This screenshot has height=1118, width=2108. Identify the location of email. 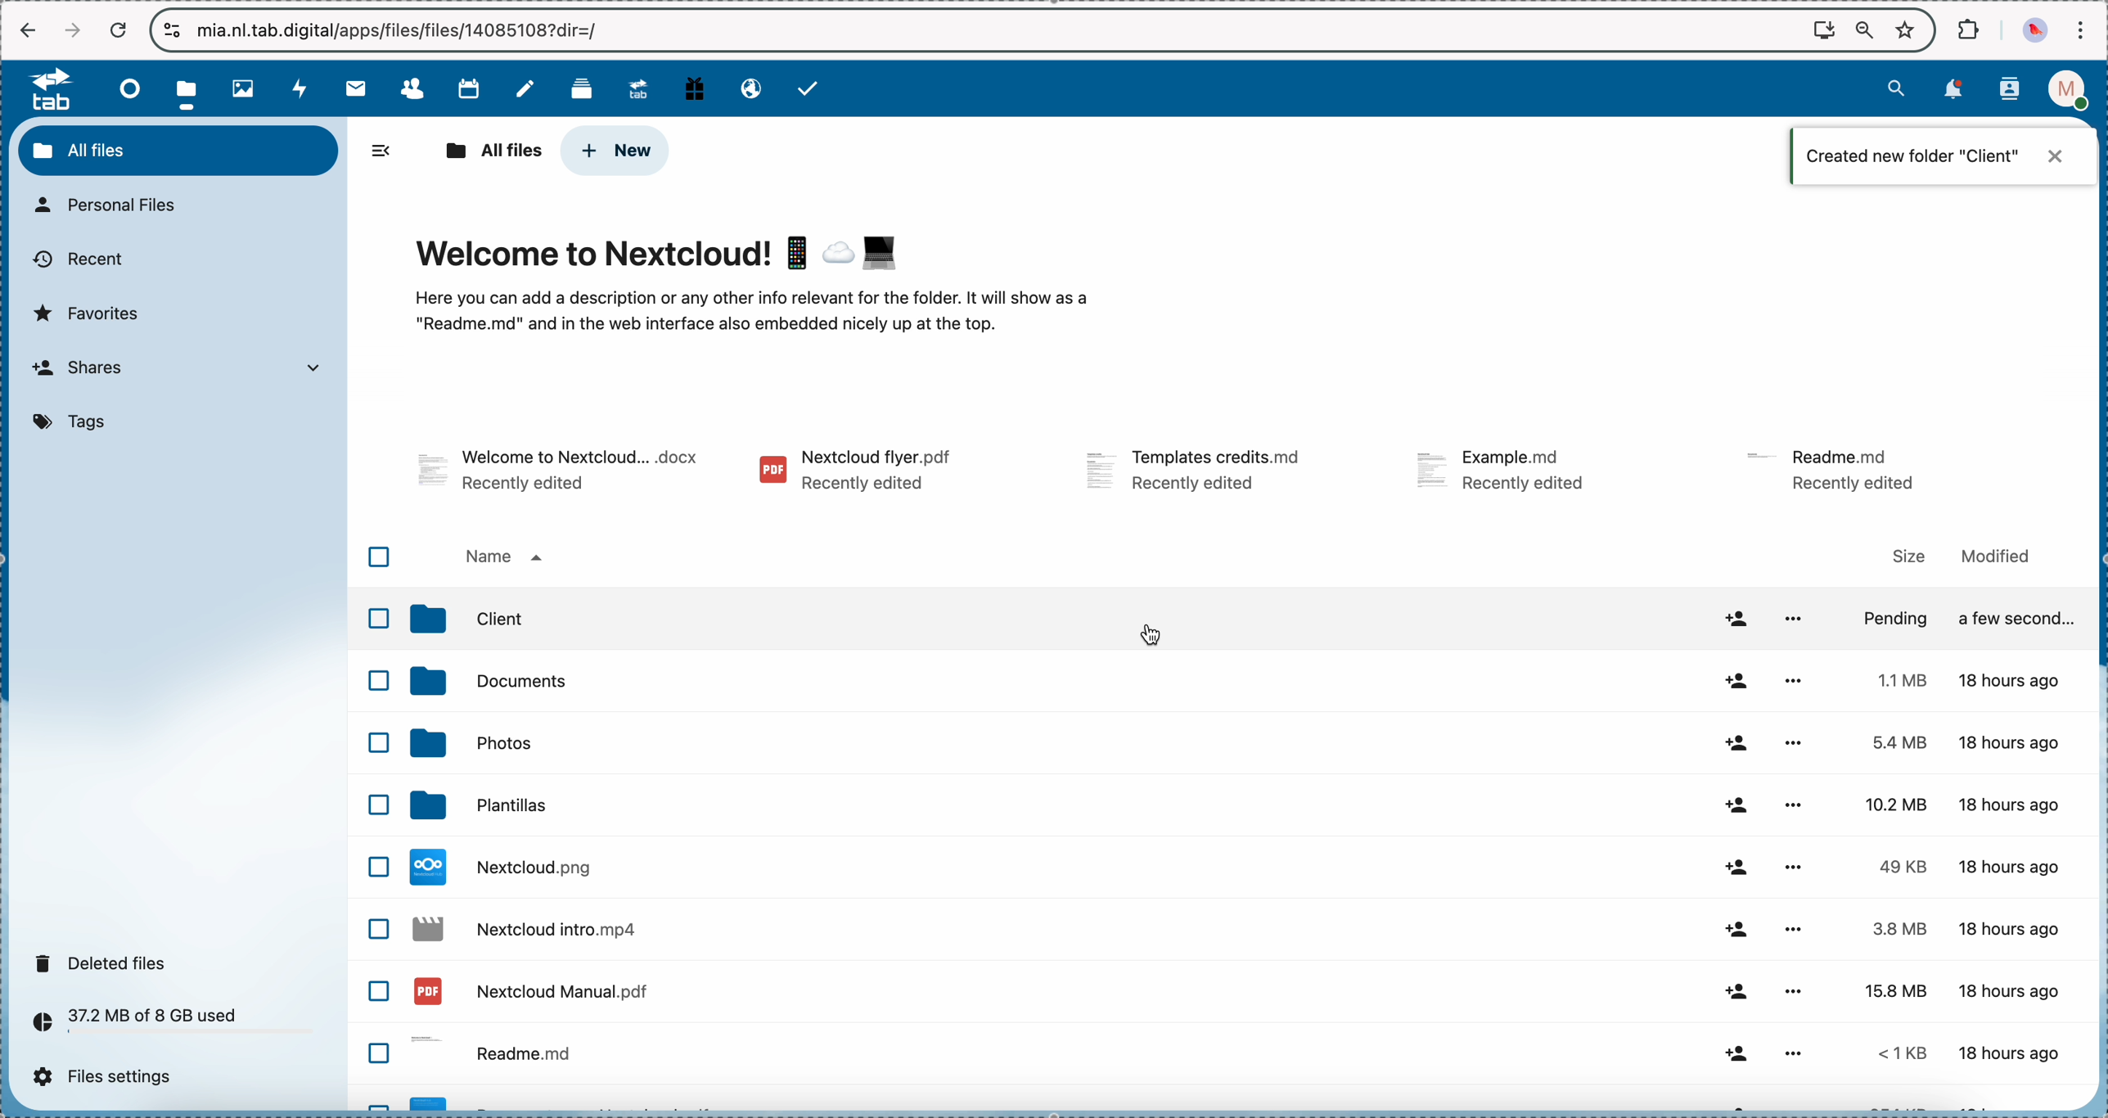
(747, 87).